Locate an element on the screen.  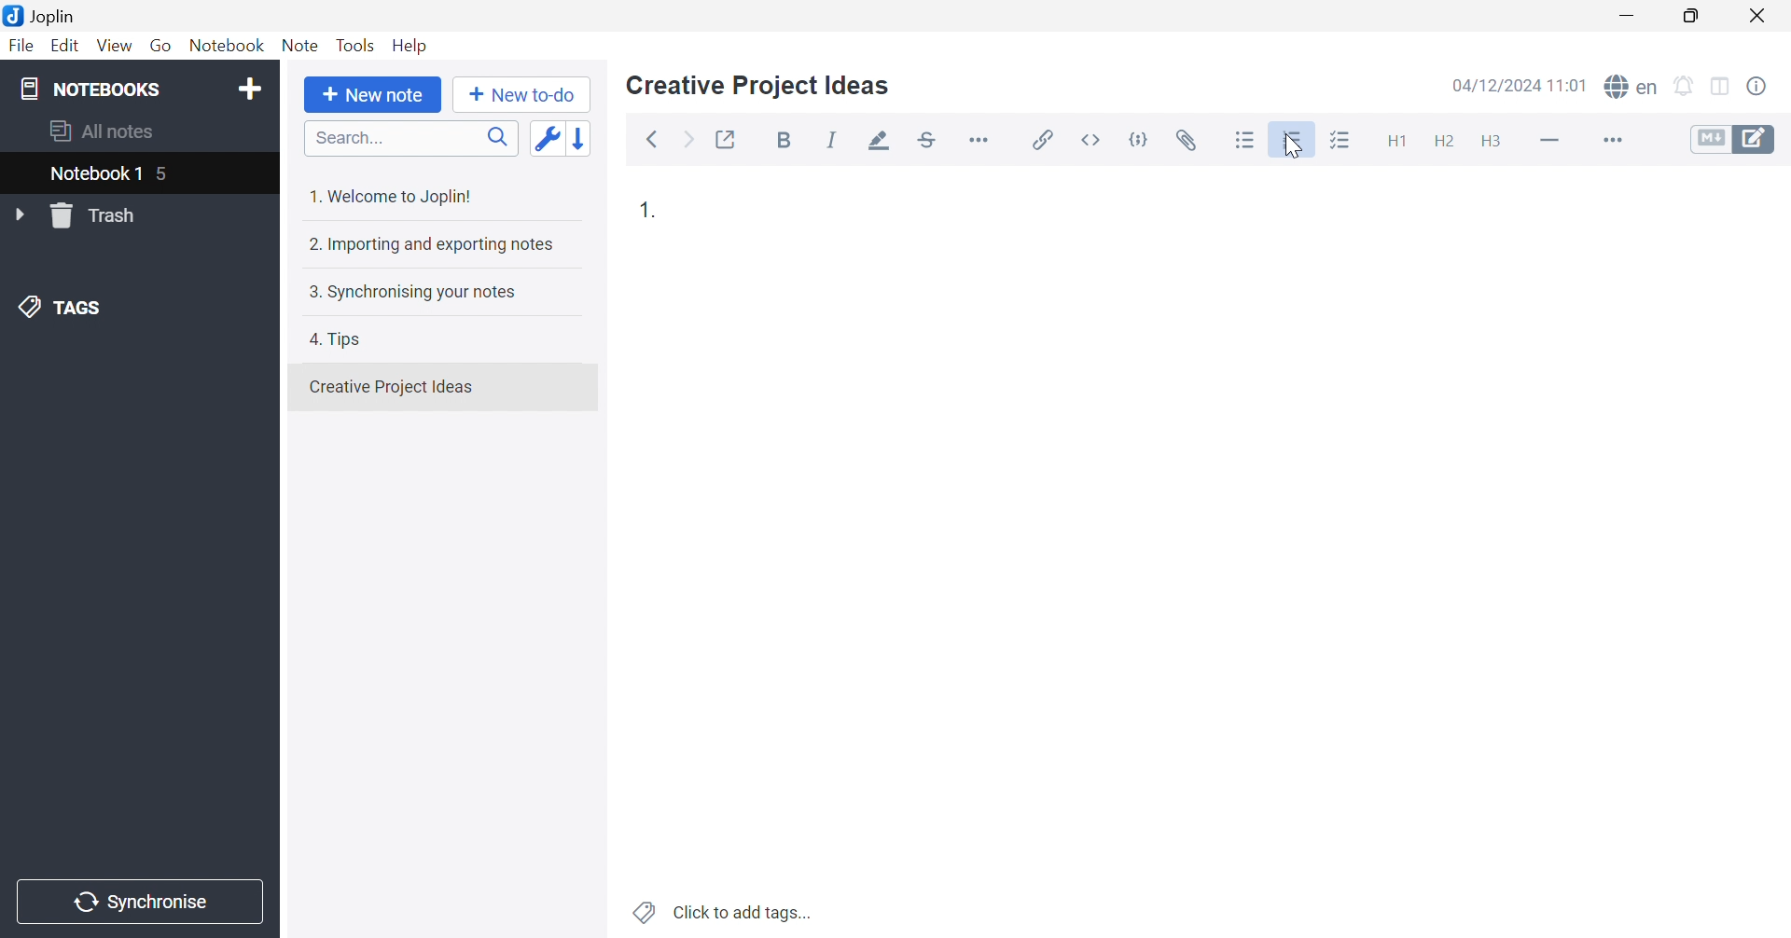
Horizontal line is located at coordinates (1549, 141).